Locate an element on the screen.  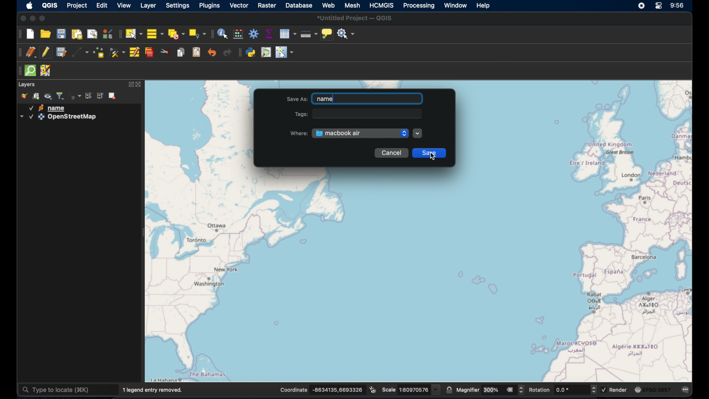
raster is located at coordinates (267, 6).